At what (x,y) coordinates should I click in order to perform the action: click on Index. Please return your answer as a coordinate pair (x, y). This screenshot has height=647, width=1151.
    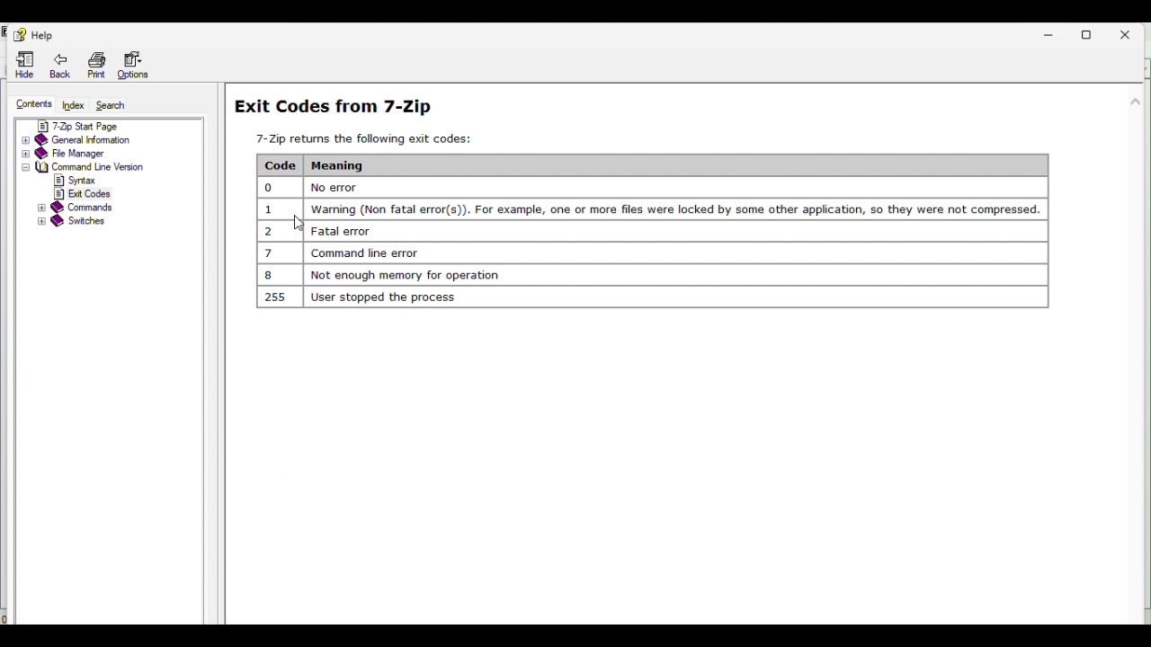
    Looking at the image, I should click on (75, 105).